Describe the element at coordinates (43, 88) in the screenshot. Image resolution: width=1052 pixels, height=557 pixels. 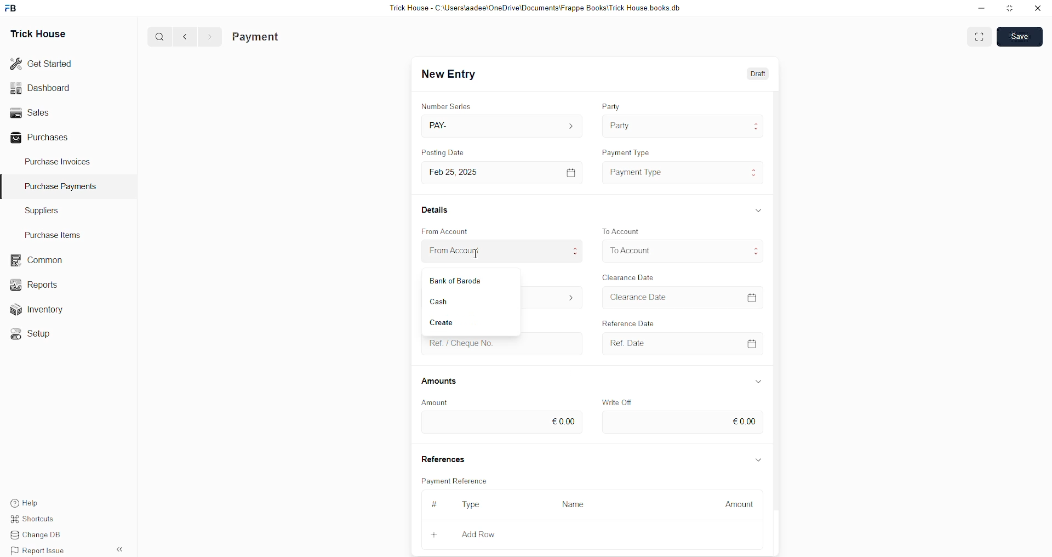
I see `Dashboard` at that location.